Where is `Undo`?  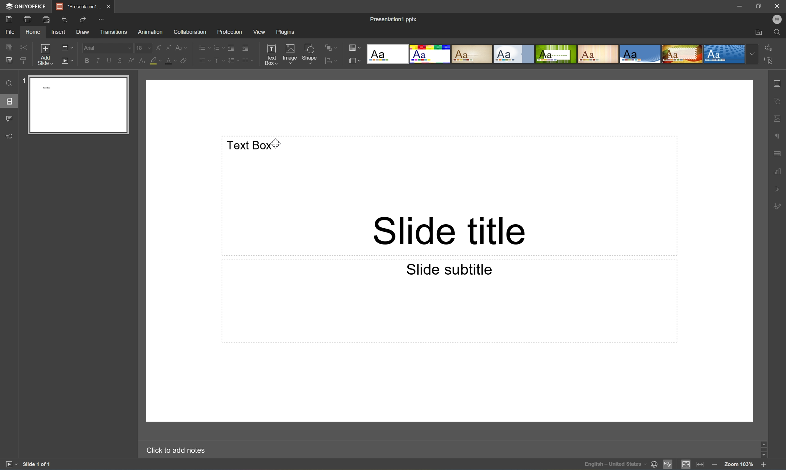
Undo is located at coordinates (66, 20).